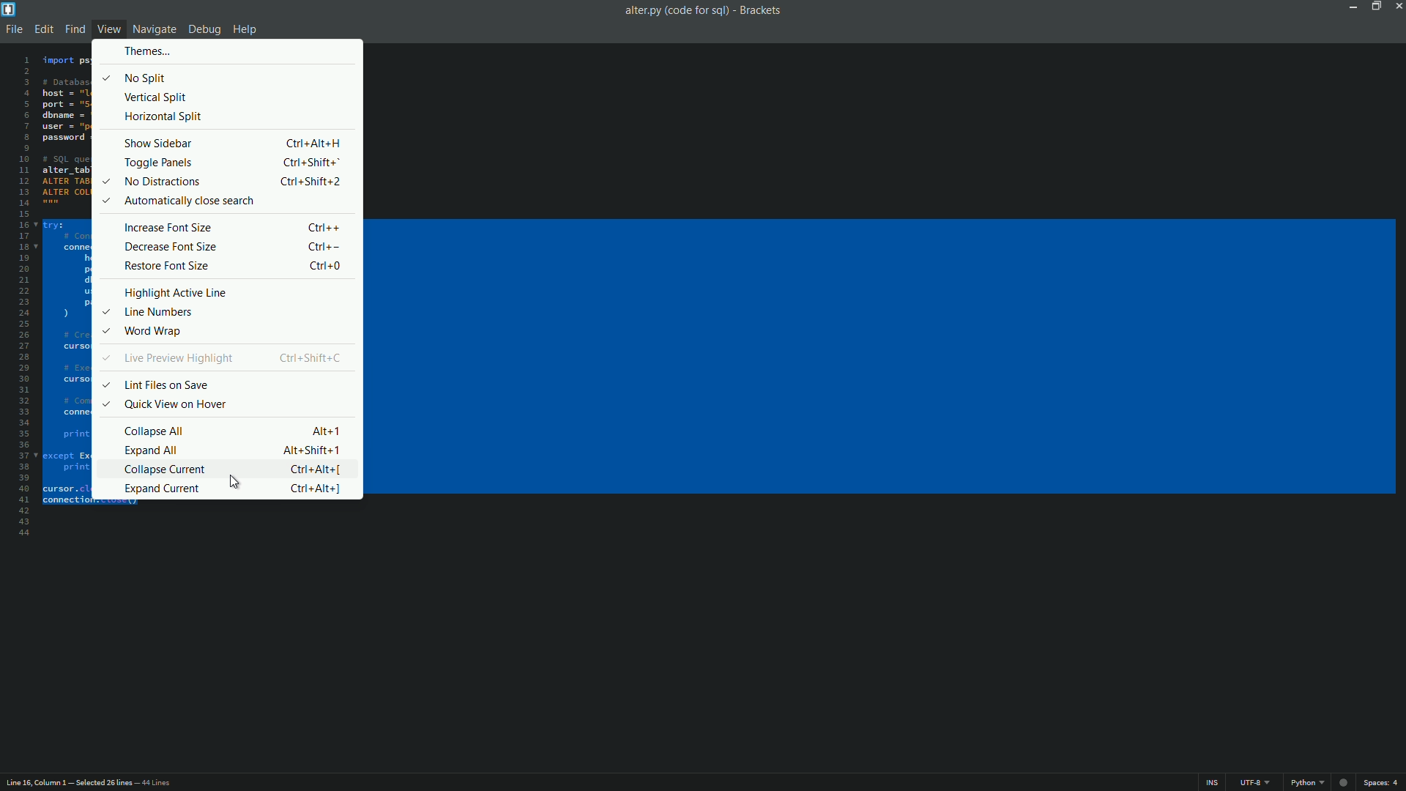  What do you see at coordinates (155, 431) in the screenshot?
I see `collapse all` at bounding box center [155, 431].